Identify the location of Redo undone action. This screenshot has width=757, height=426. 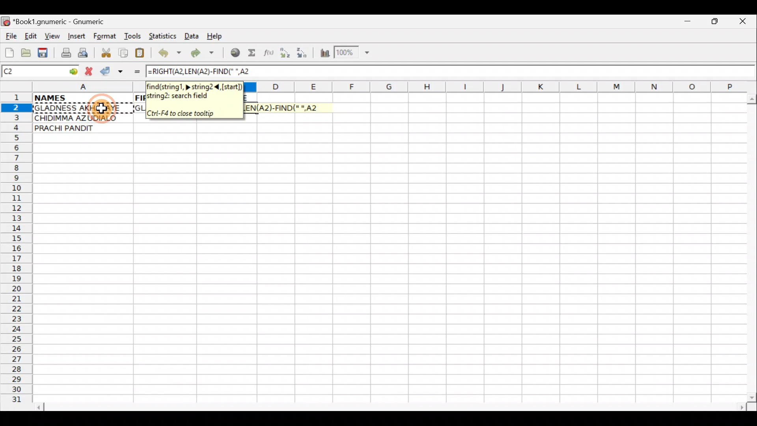
(204, 54).